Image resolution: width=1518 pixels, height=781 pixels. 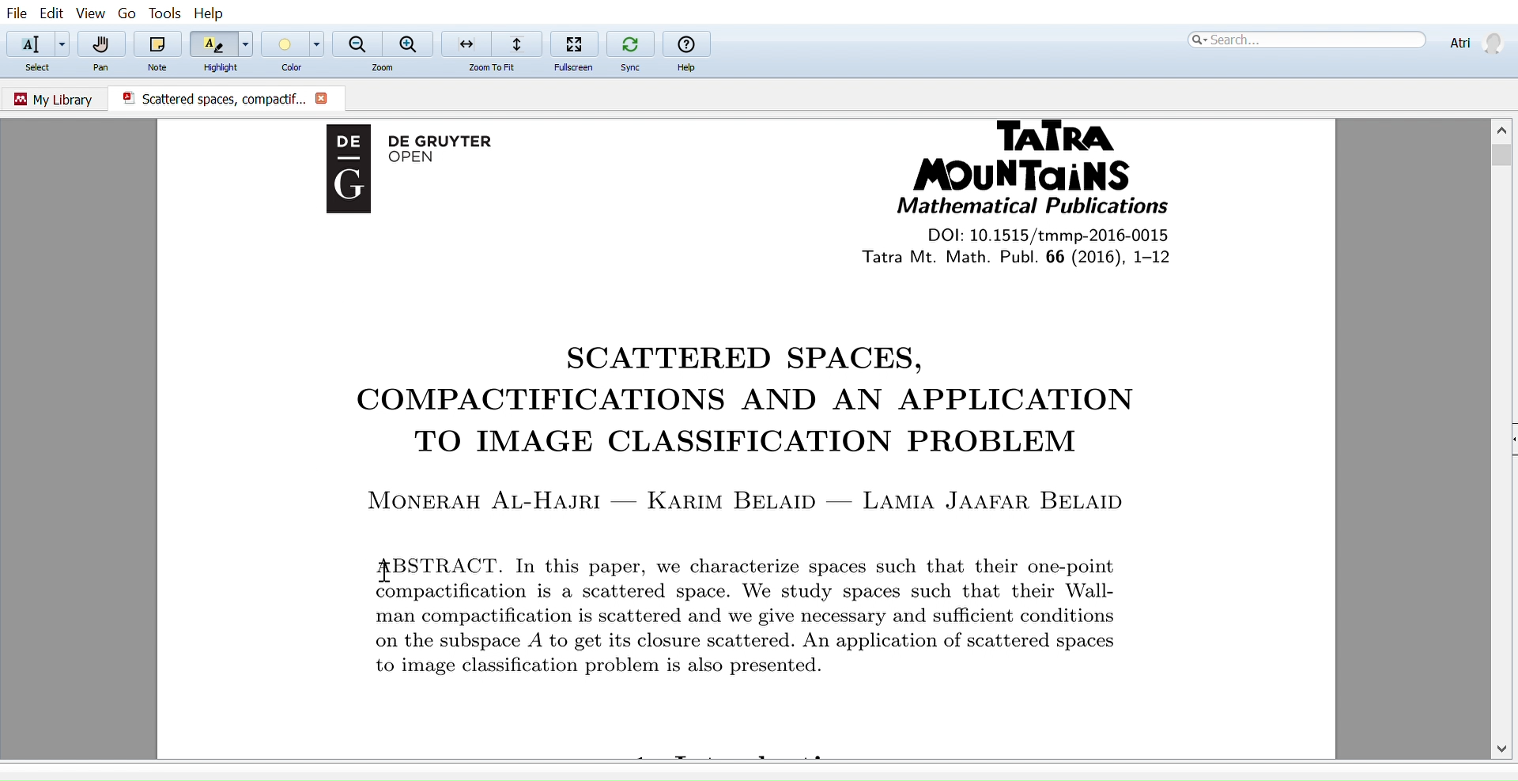 I want to click on Sync, so click(x=630, y=67).